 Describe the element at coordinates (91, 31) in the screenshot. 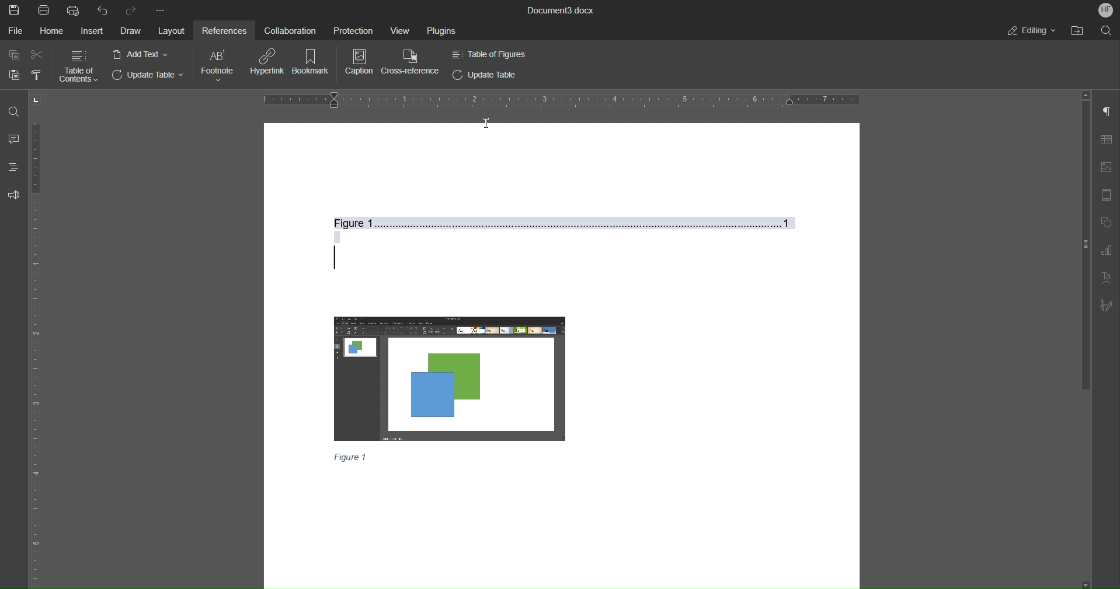

I see `Insert` at that location.